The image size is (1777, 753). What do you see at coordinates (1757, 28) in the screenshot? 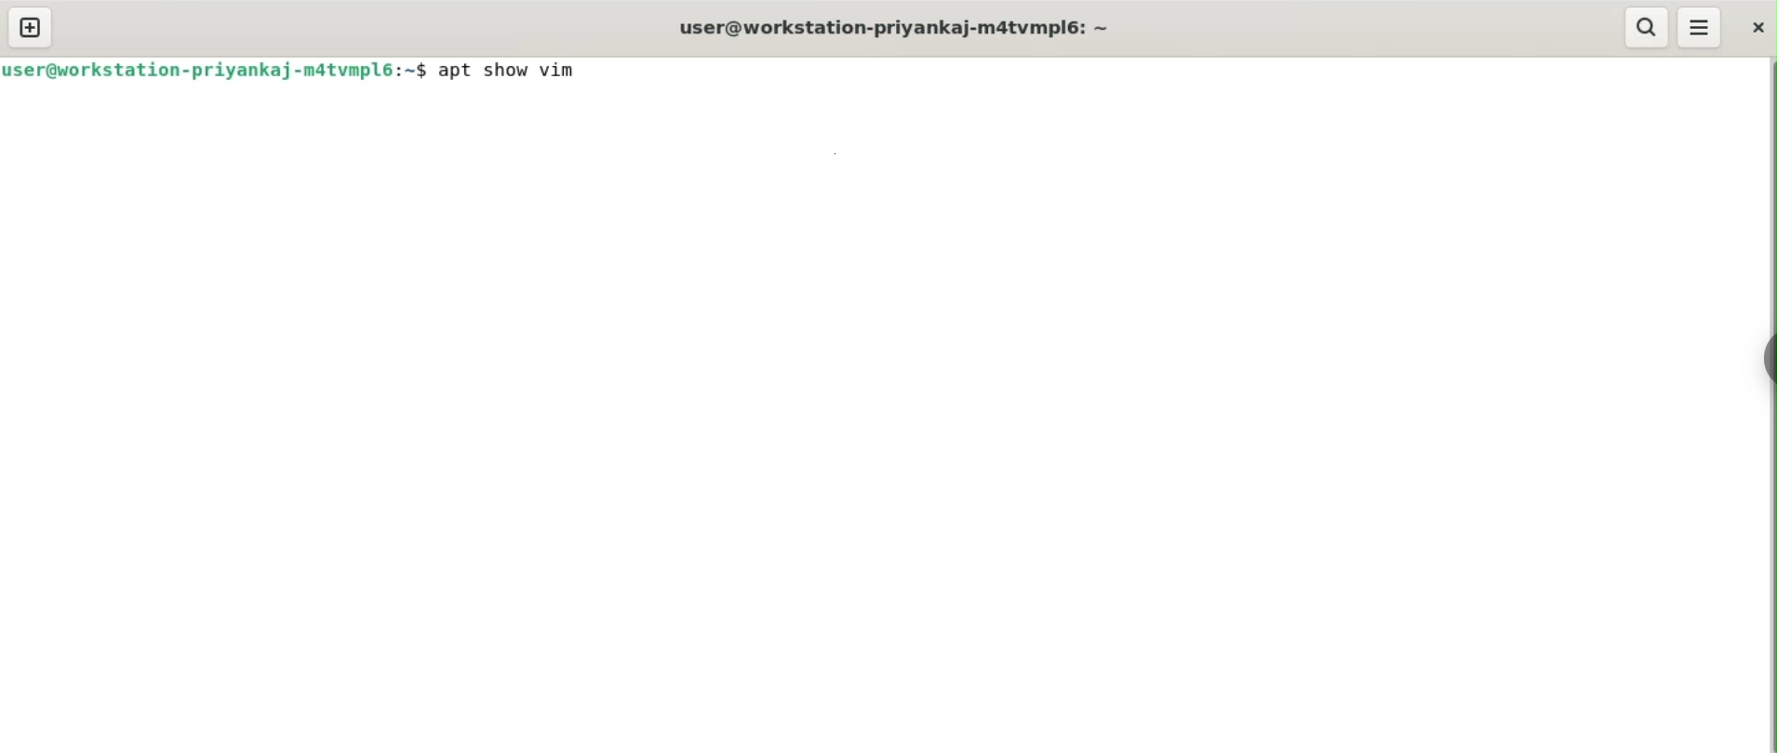
I see `close` at bounding box center [1757, 28].